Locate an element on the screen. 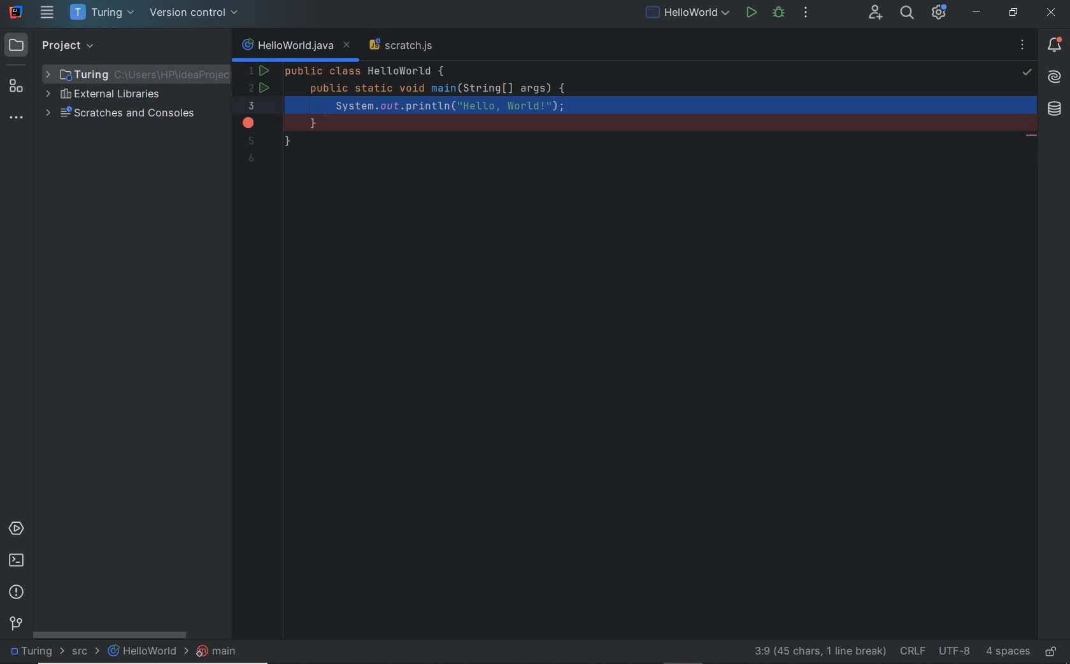  project folder is located at coordinates (128, 74).